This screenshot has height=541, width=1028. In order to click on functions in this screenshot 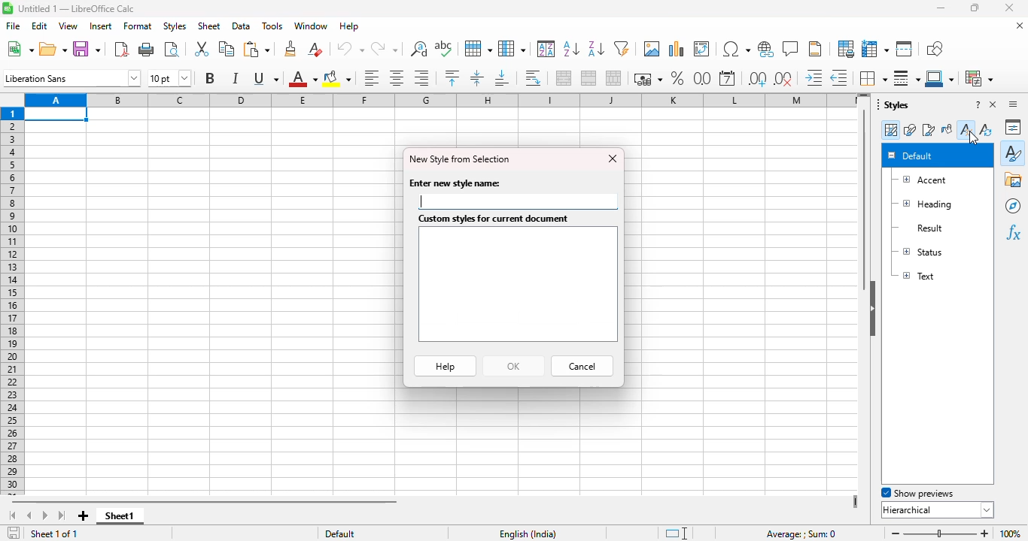, I will do `click(1013, 233)`.